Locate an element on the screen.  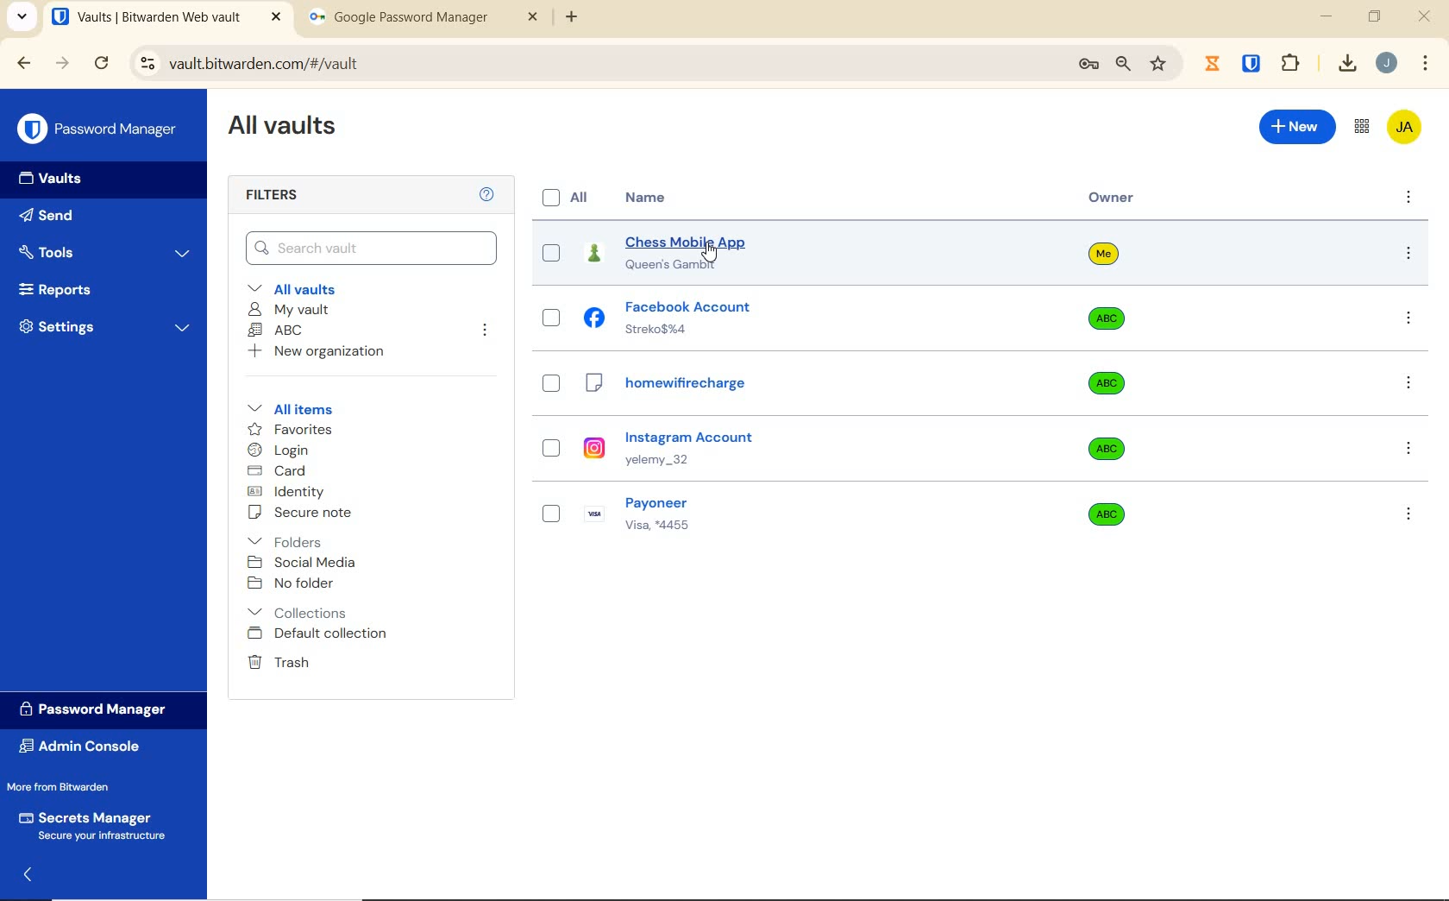
forward is located at coordinates (61, 65).